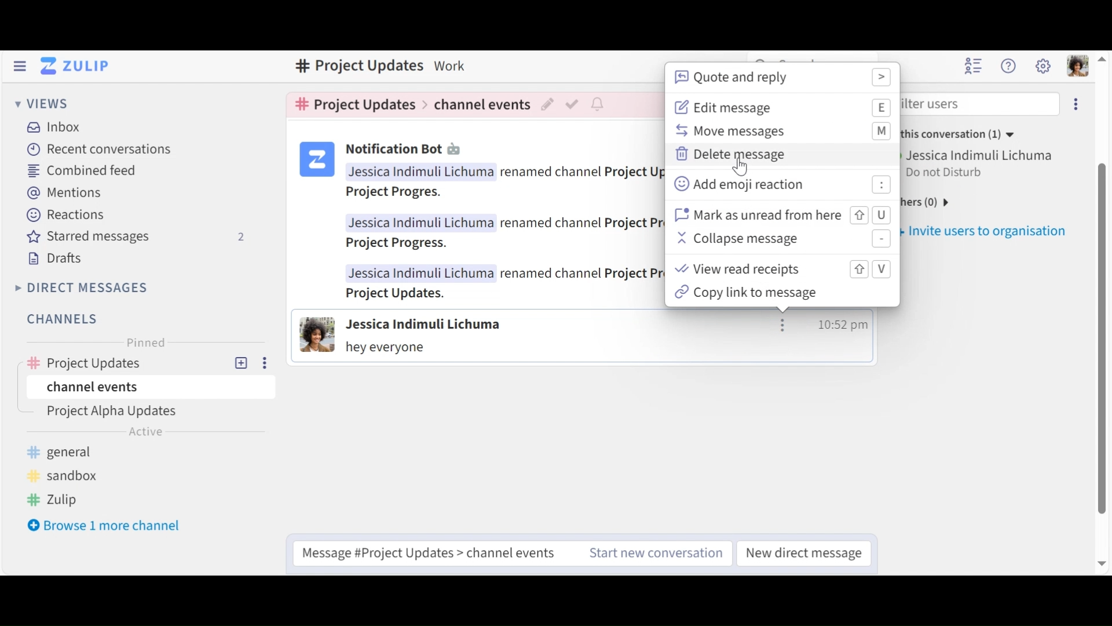 This screenshot has width=1112, height=626. What do you see at coordinates (548, 105) in the screenshot?
I see `Edit topic` at bounding box center [548, 105].